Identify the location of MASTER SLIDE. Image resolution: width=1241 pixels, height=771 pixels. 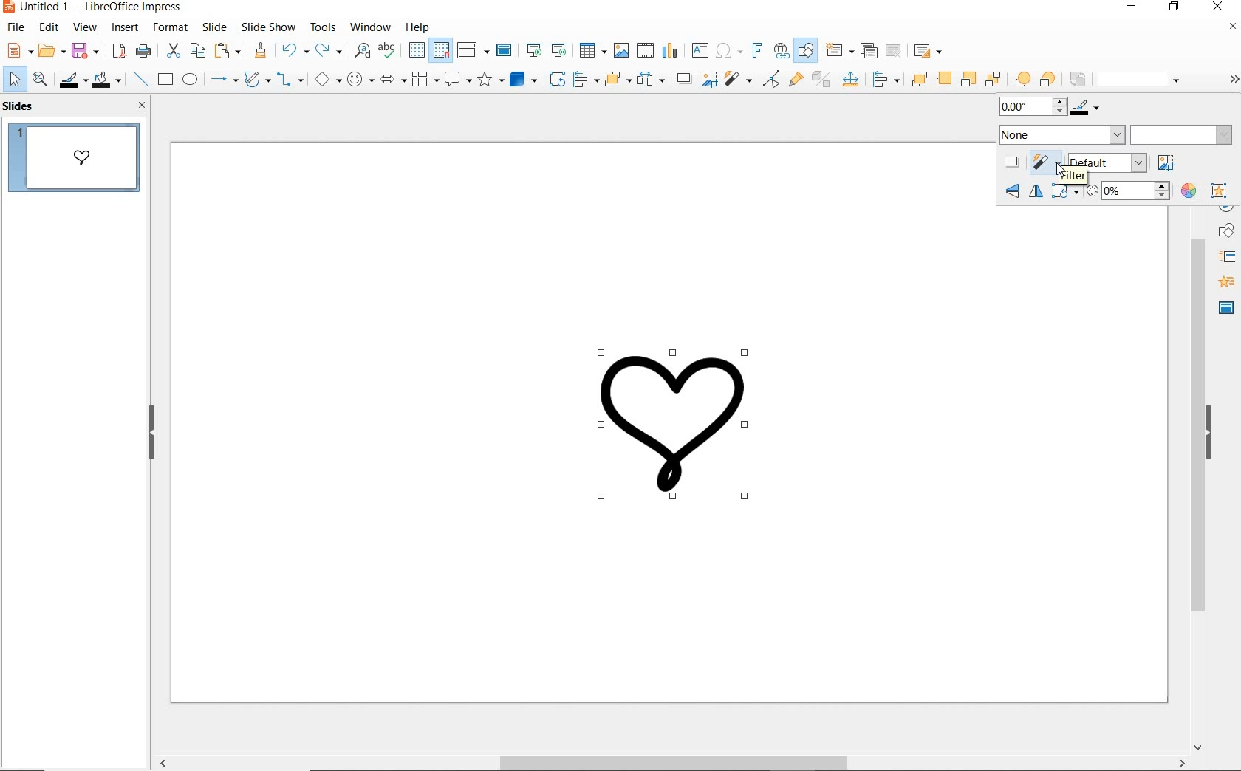
(1226, 309).